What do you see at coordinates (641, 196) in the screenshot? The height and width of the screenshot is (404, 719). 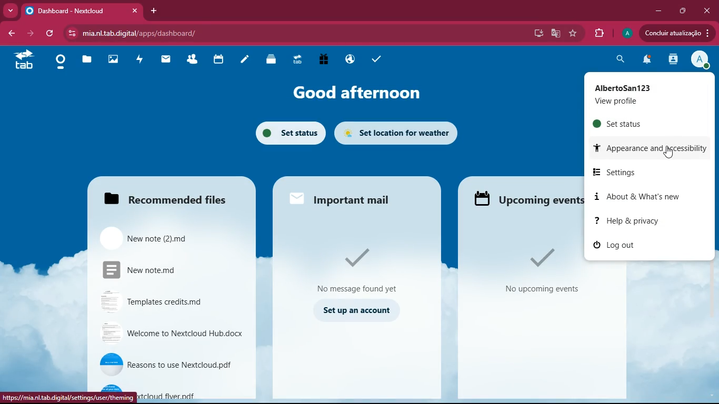 I see `about & what's new` at bounding box center [641, 196].